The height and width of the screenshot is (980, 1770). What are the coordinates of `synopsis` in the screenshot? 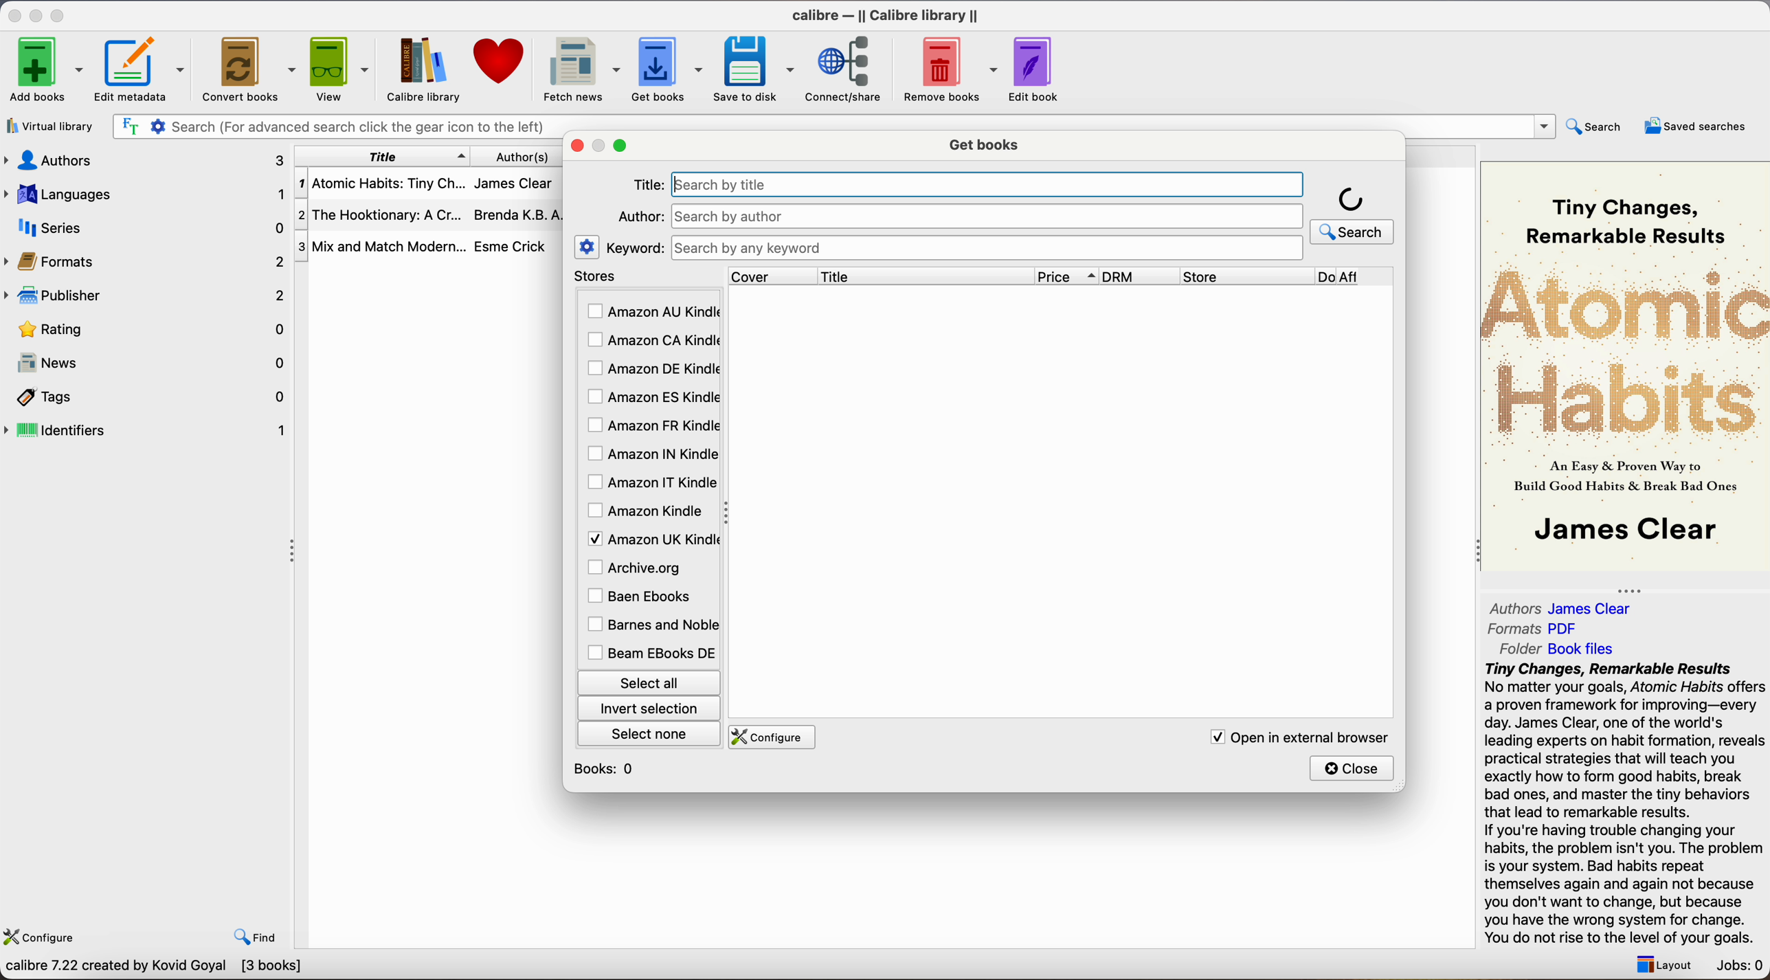 It's located at (1627, 804).